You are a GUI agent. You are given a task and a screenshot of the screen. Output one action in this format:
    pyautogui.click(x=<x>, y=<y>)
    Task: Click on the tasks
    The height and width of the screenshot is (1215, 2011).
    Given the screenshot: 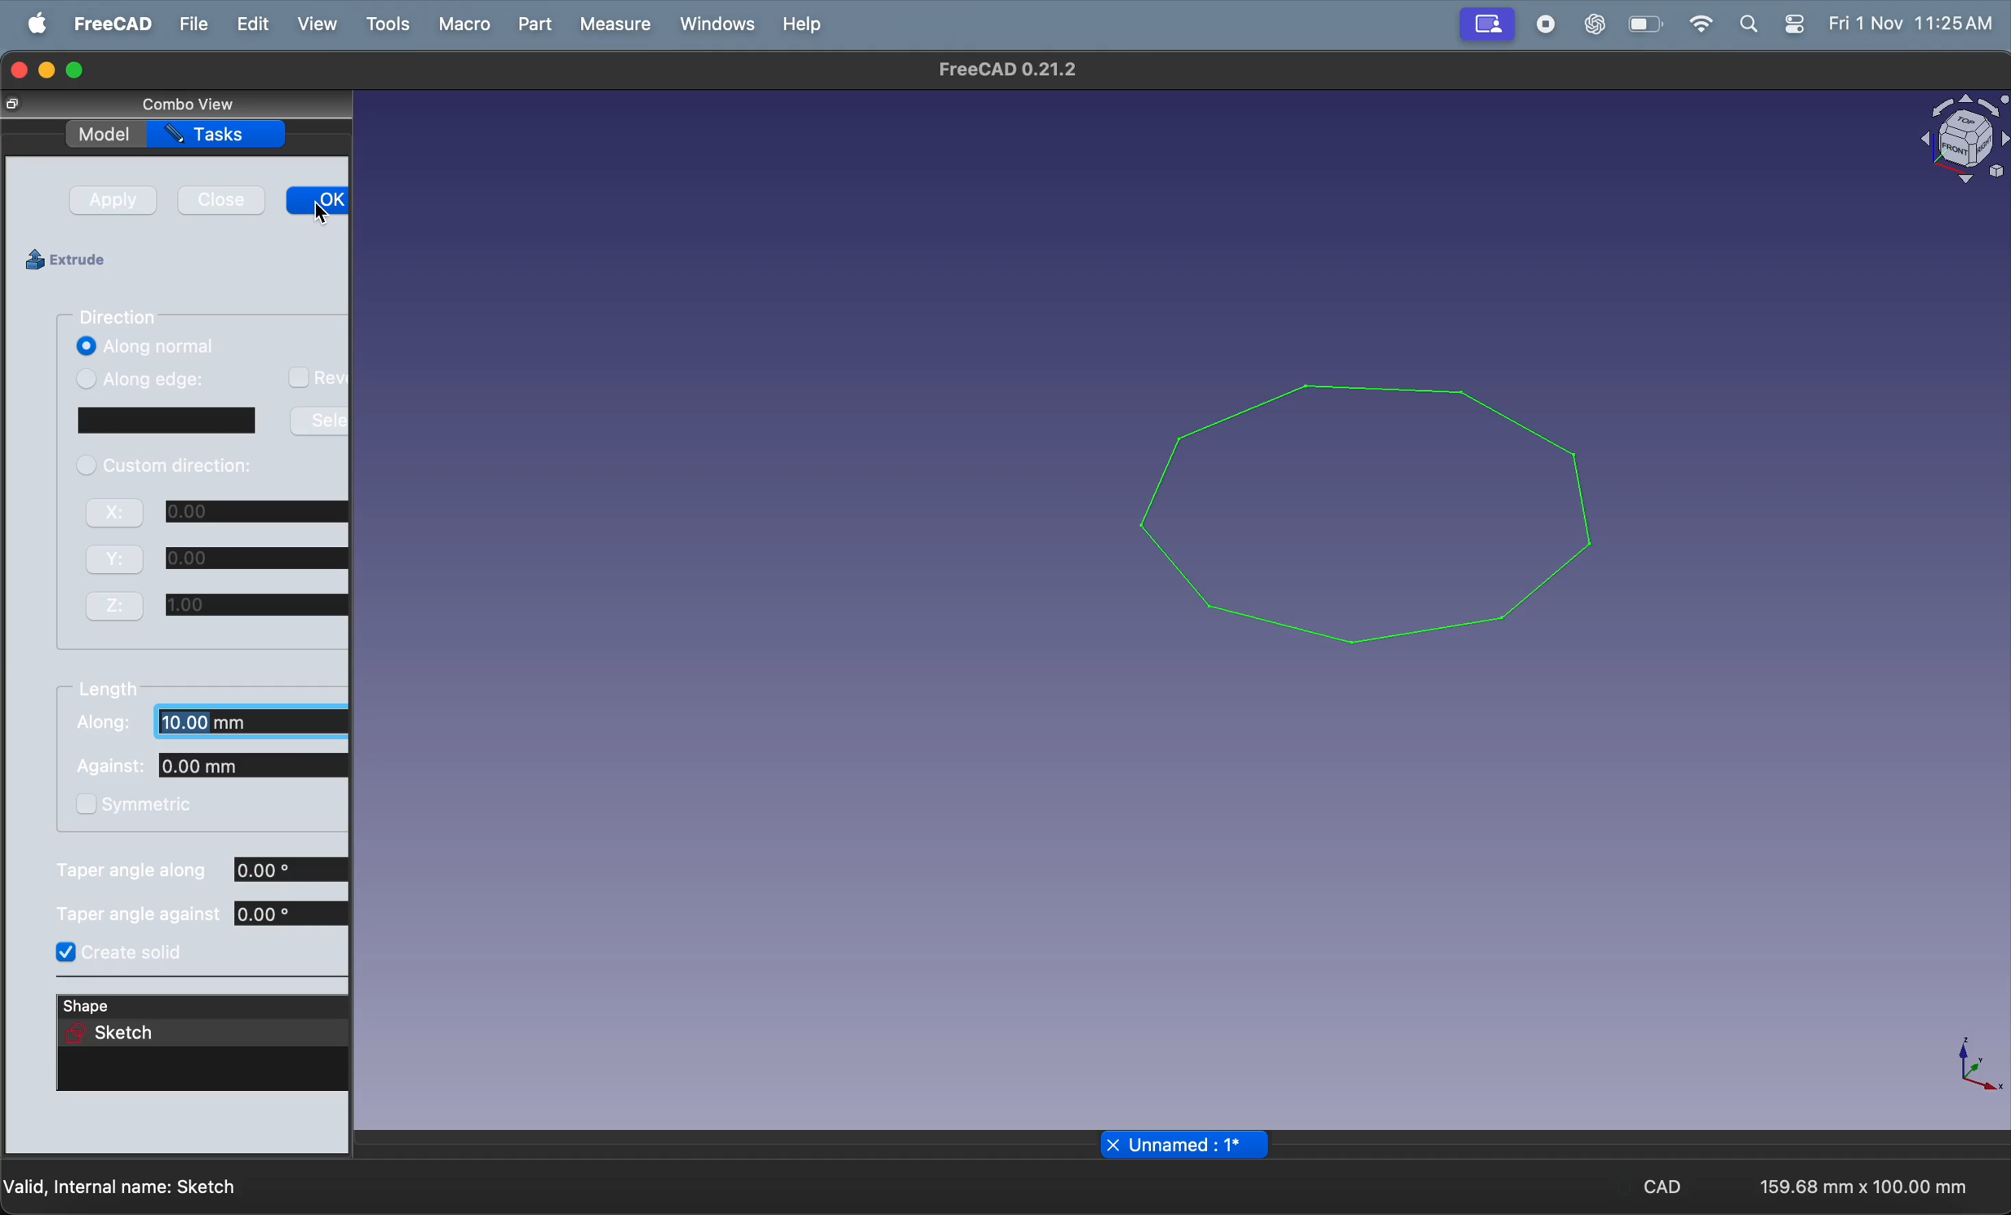 What is the action you would take?
    pyautogui.click(x=220, y=136)
    